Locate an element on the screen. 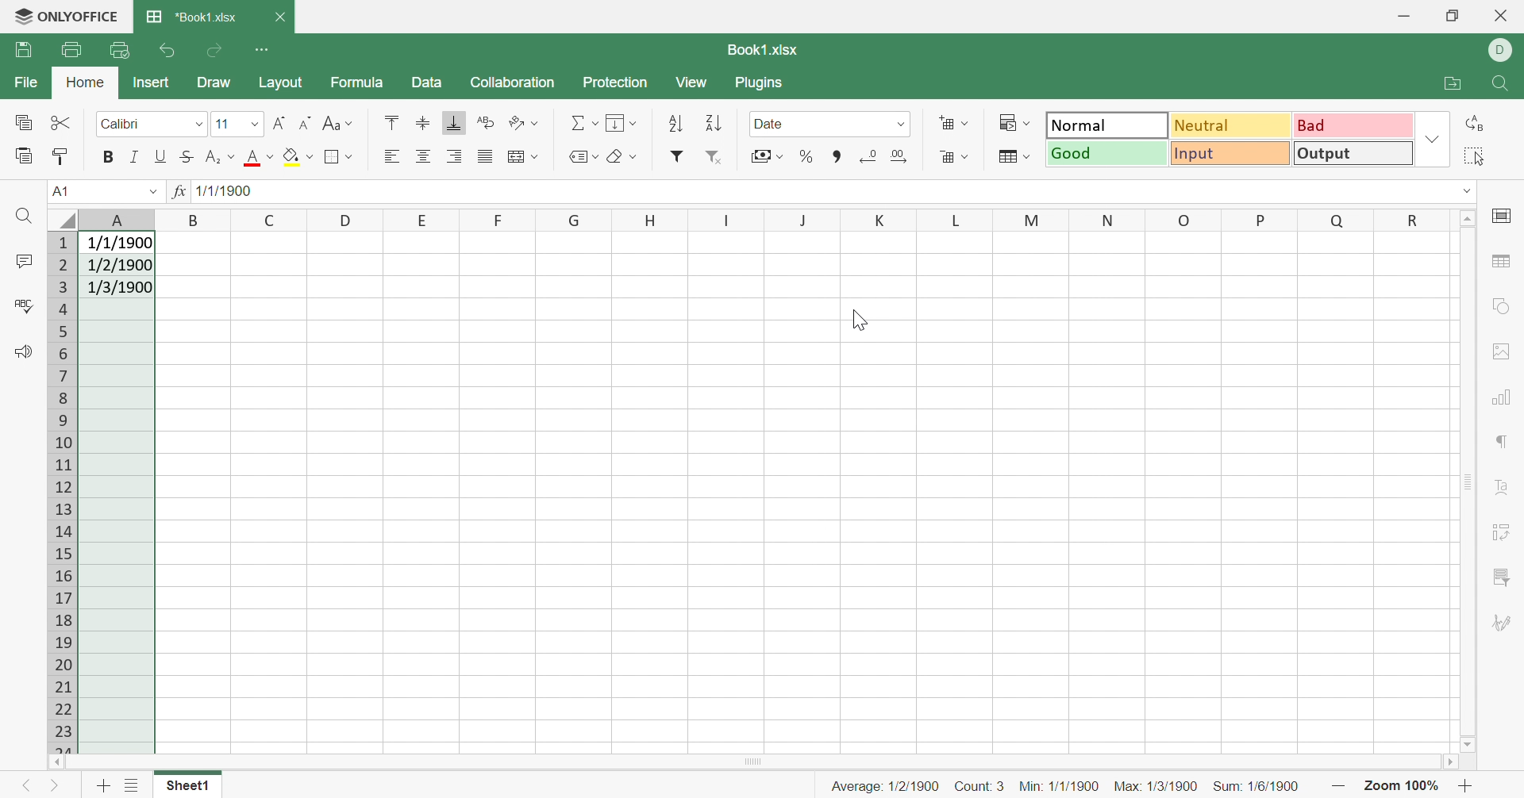 Image resolution: width=1524 pixels, height=798 pixels. Find is located at coordinates (22, 217).